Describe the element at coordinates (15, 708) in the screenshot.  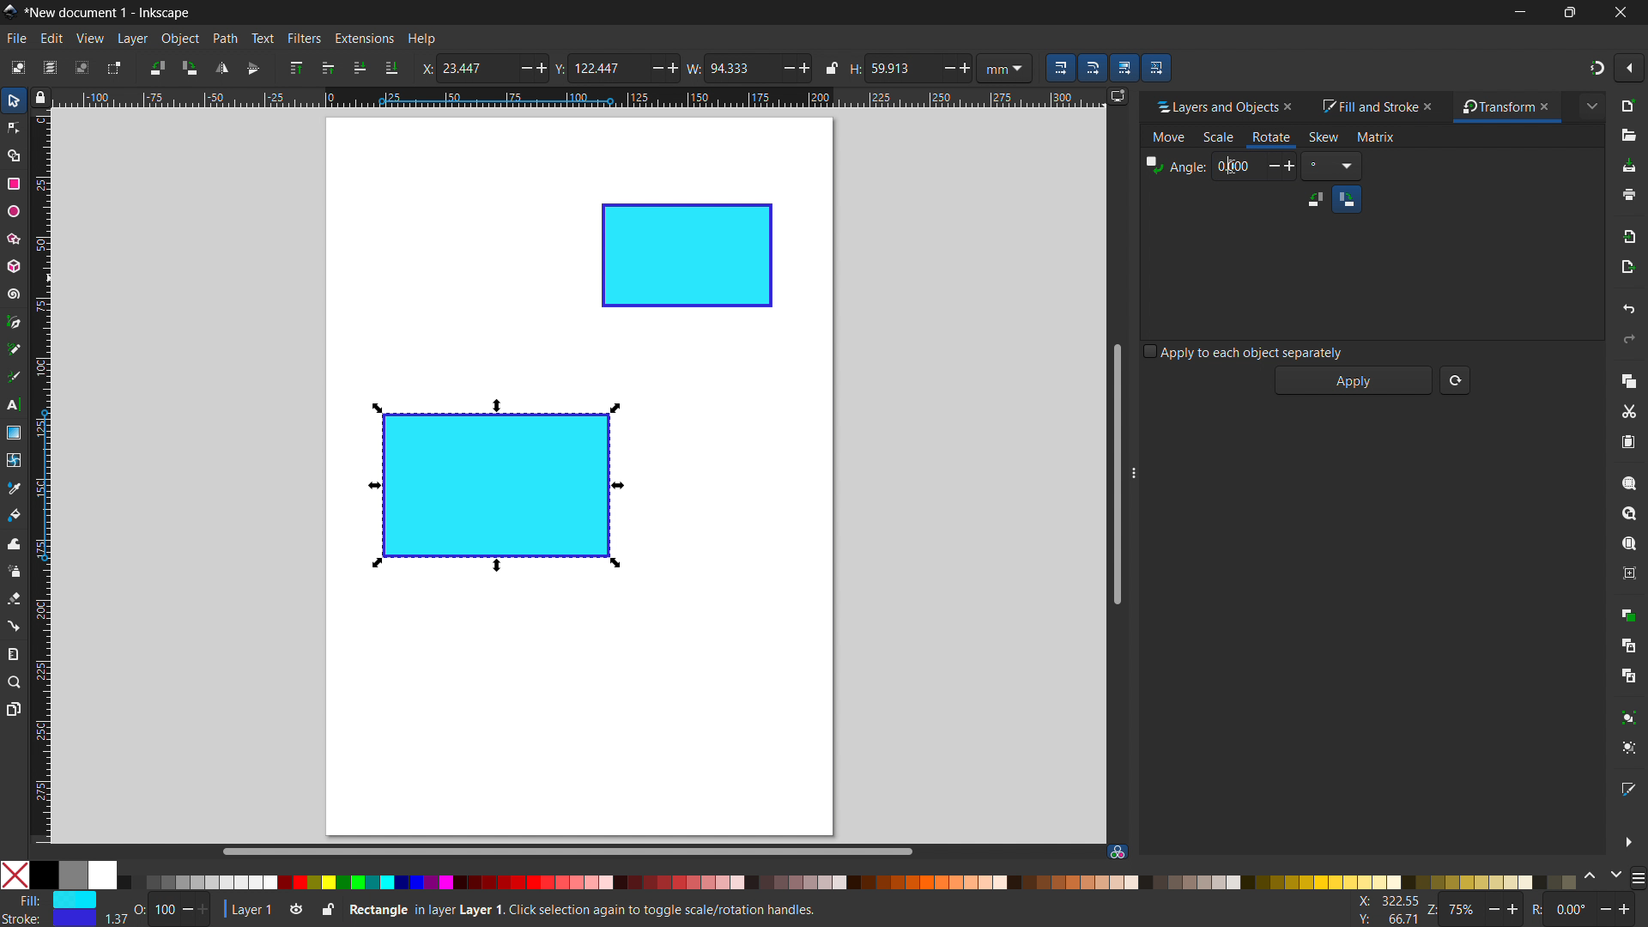
I see `pages tool` at that location.